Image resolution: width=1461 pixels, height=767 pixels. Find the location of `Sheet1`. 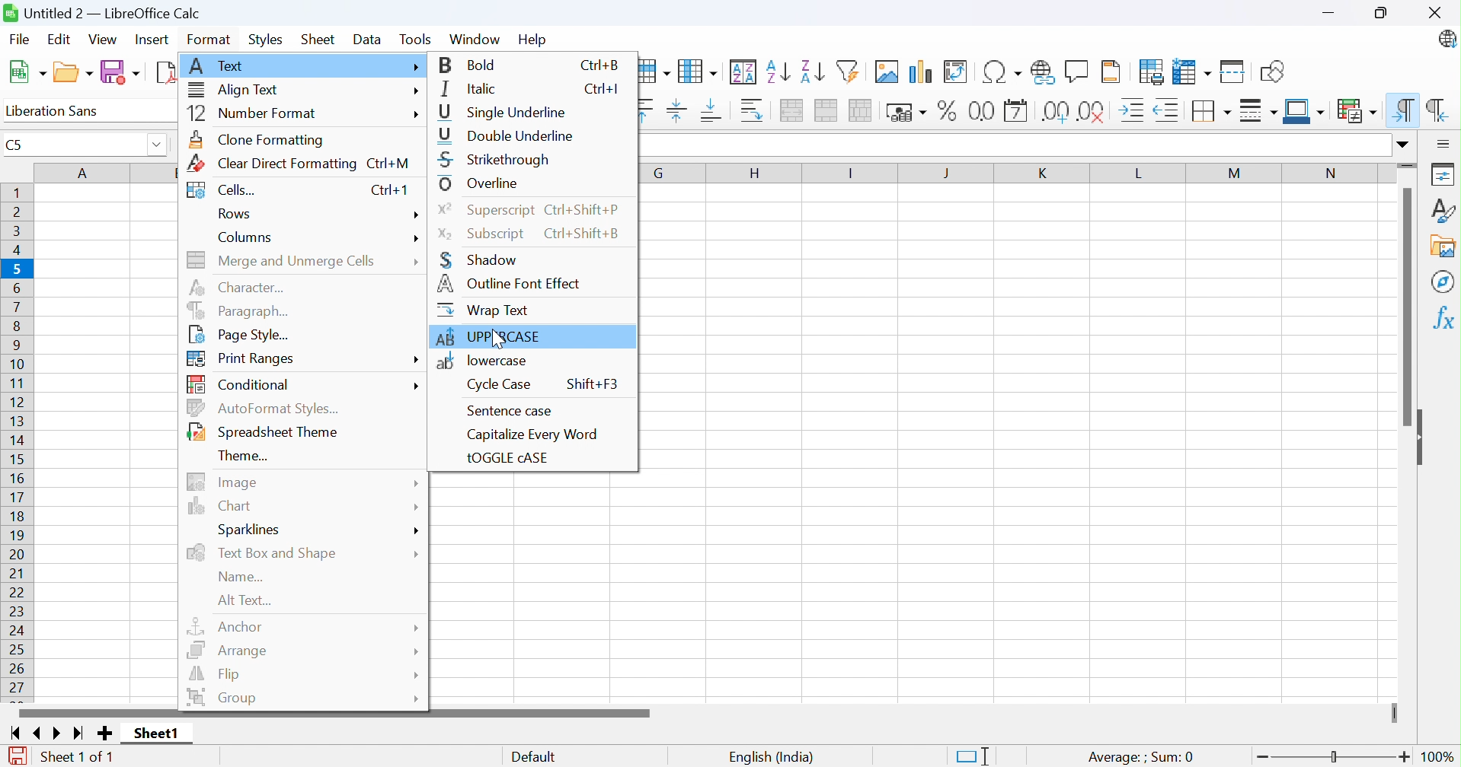

Sheet1 is located at coordinates (156, 735).